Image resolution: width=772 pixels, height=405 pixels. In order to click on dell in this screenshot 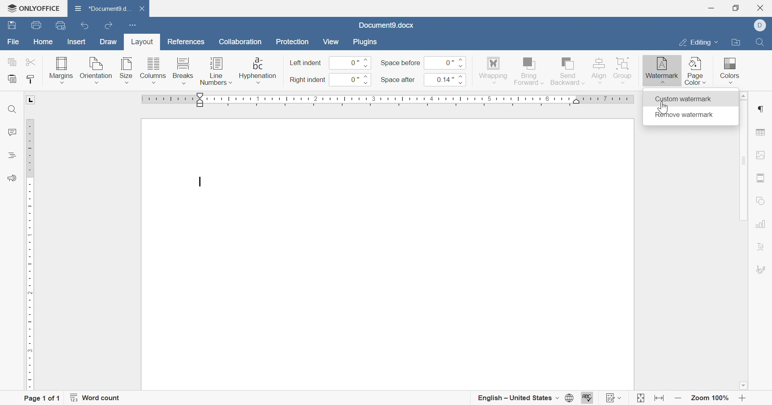, I will do `click(763, 26)`.